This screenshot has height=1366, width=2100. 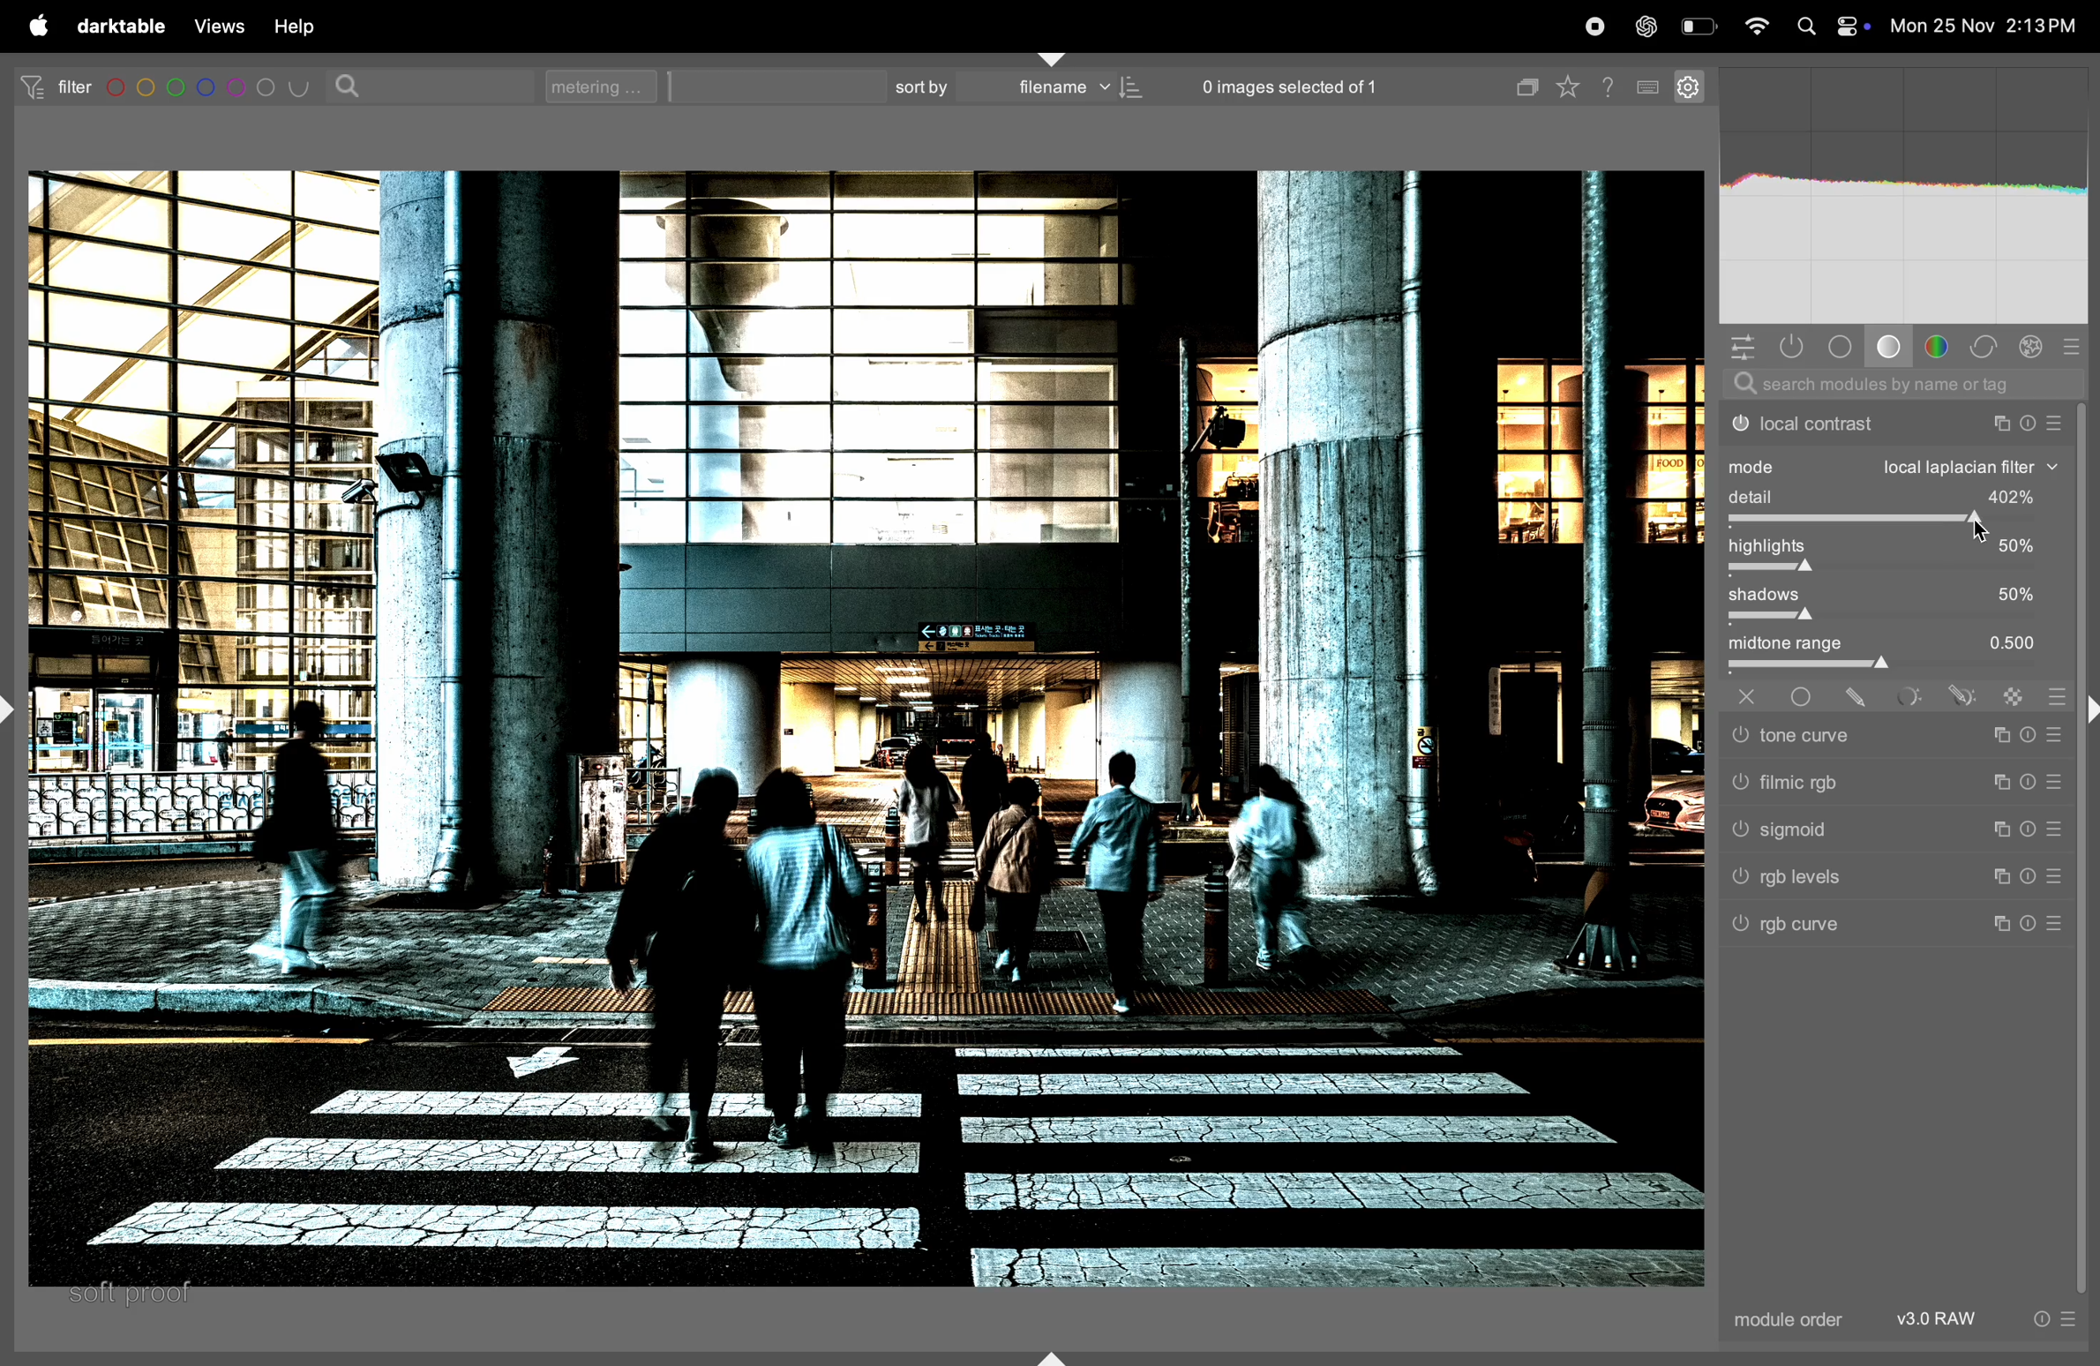 What do you see at coordinates (1961, 698) in the screenshot?
I see `drawn & parametric mask` at bounding box center [1961, 698].